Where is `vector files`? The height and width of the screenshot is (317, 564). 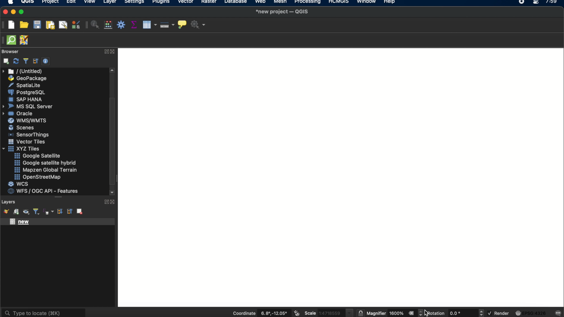 vector files is located at coordinates (27, 142).